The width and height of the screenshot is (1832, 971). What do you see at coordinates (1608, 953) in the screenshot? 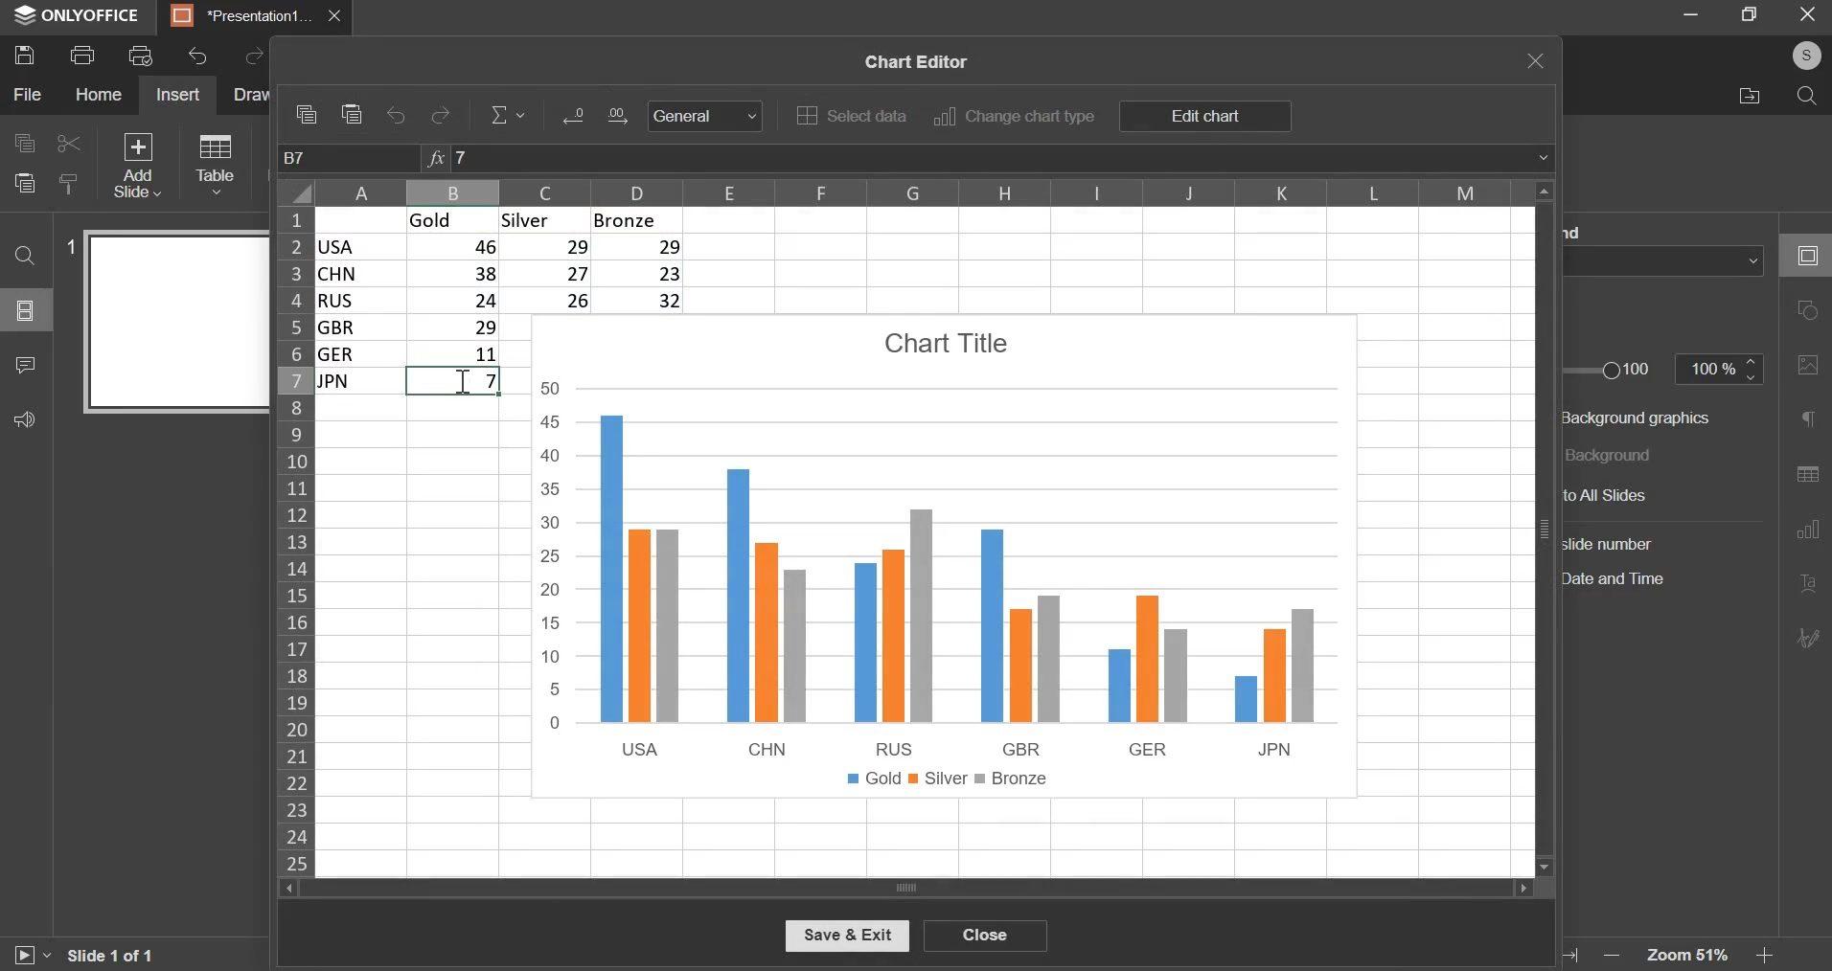
I see `zoom out` at bounding box center [1608, 953].